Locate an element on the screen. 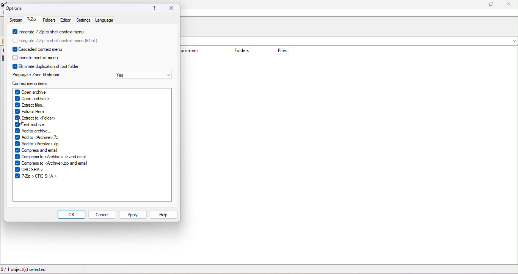  language is located at coordinates (104, 20).